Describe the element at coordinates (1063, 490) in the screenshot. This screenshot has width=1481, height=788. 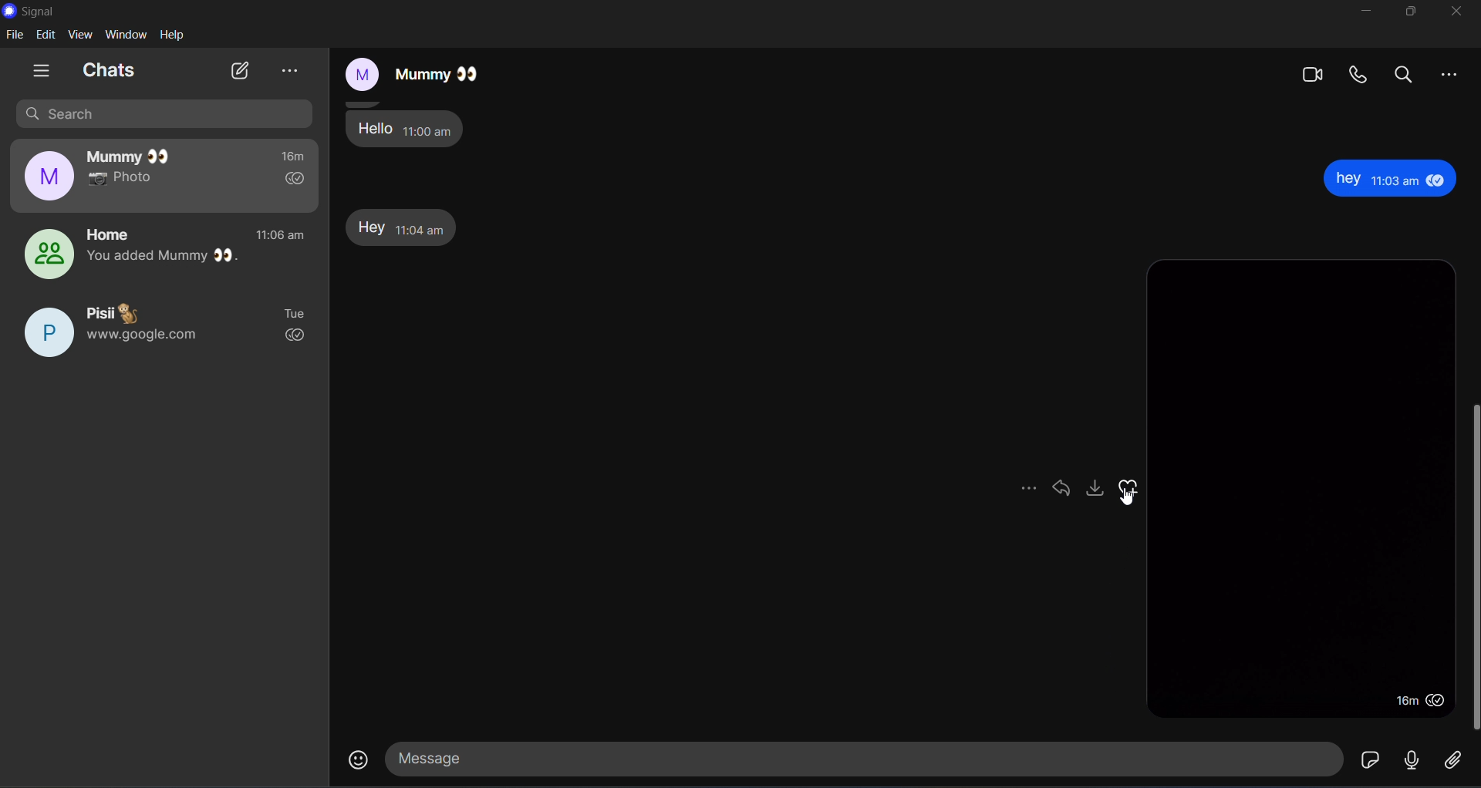
I see `tag` at that location.